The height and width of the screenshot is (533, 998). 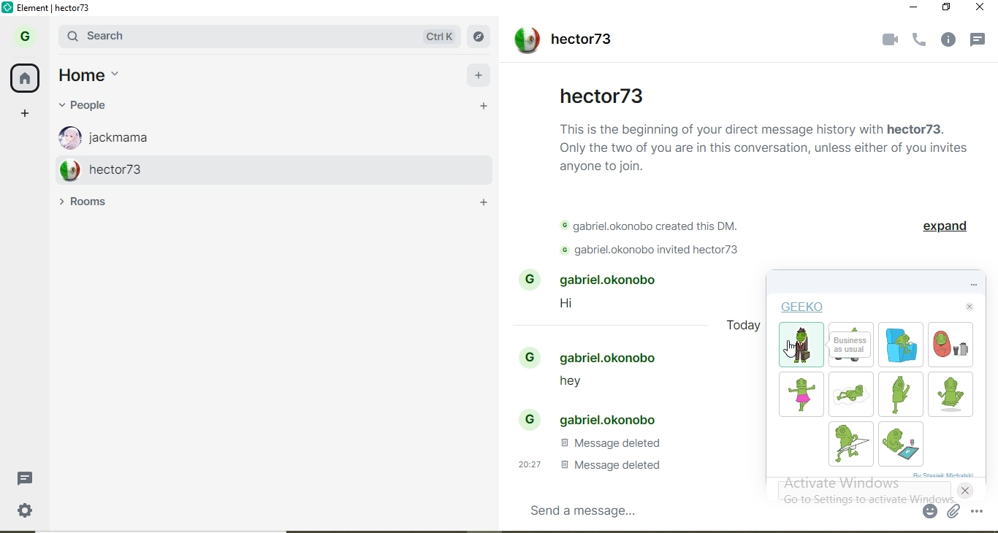 What do you see at coordinates (561, 42) in the screenshot?
I see `hector73` at bounding box center [561, 42].